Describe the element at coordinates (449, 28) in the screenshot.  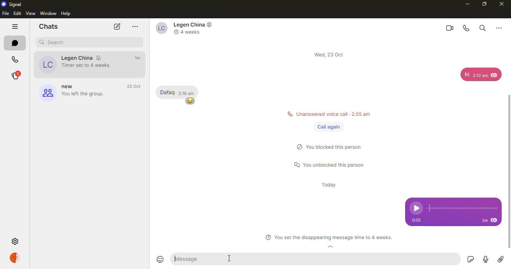
I see `video call` at that location.